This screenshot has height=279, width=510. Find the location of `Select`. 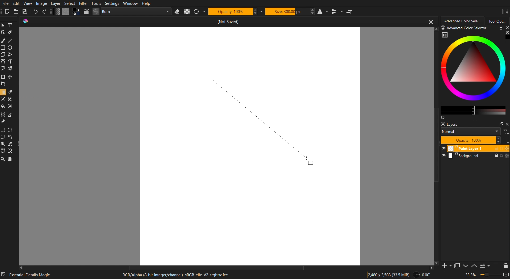

Select is located at coordinates (70, 3).